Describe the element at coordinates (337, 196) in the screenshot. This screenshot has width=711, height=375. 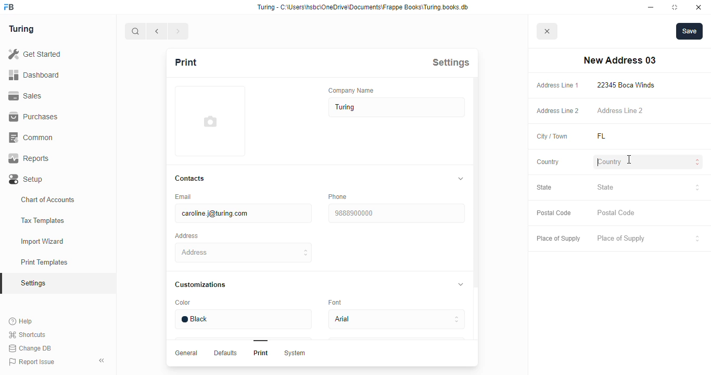
I see `phone` at that location.